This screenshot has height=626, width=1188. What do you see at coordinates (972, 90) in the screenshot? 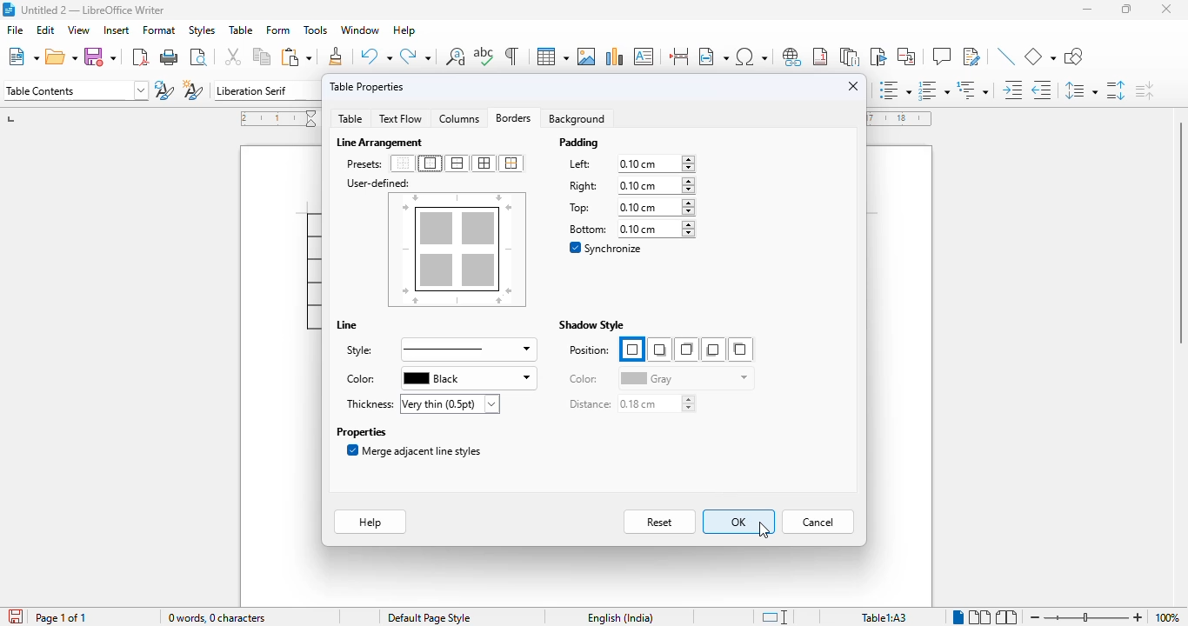
I see `select outline format` at bounding box center [972, 90].